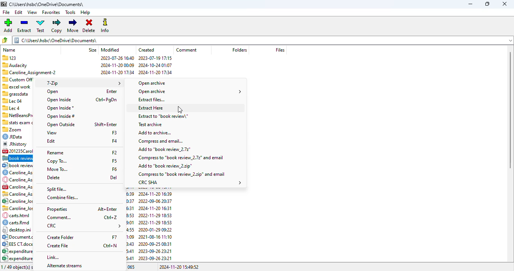  What do you see at coordinates (60, 237) in the screenshot?
I see `create folder` at bounding box center [60, 237].